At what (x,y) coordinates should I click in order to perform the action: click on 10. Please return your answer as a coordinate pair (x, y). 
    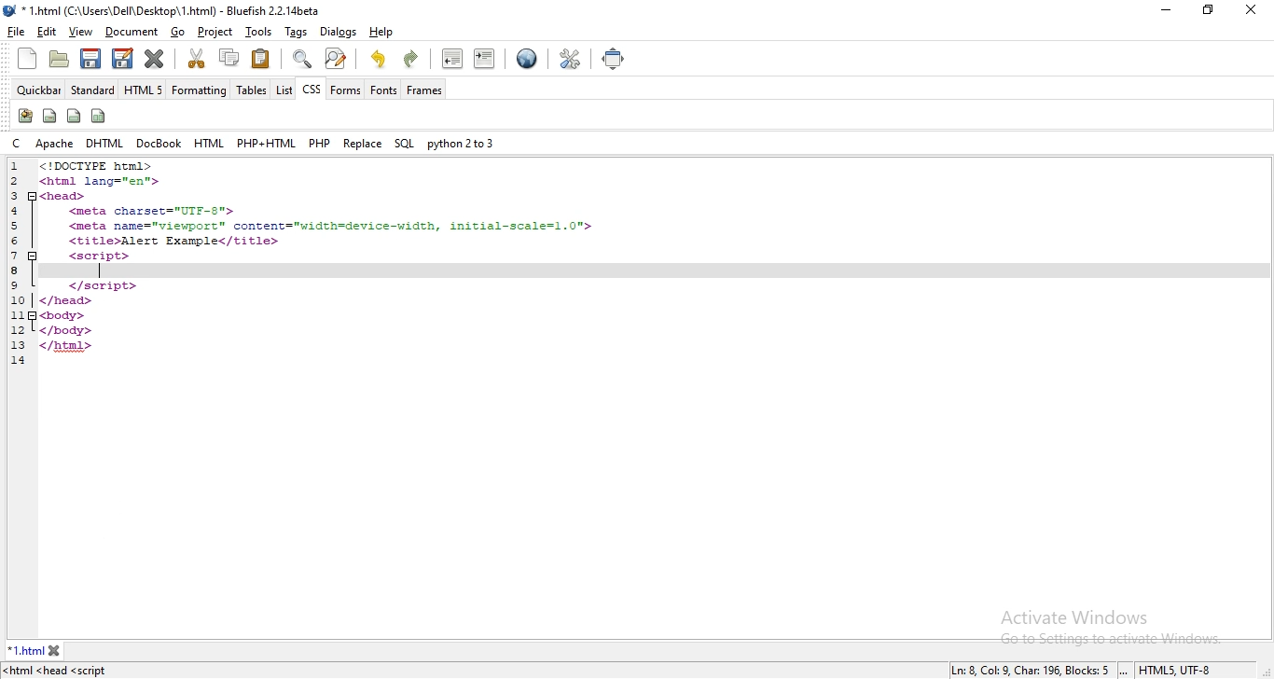
    Looking at the image, I should click on (21, 299).